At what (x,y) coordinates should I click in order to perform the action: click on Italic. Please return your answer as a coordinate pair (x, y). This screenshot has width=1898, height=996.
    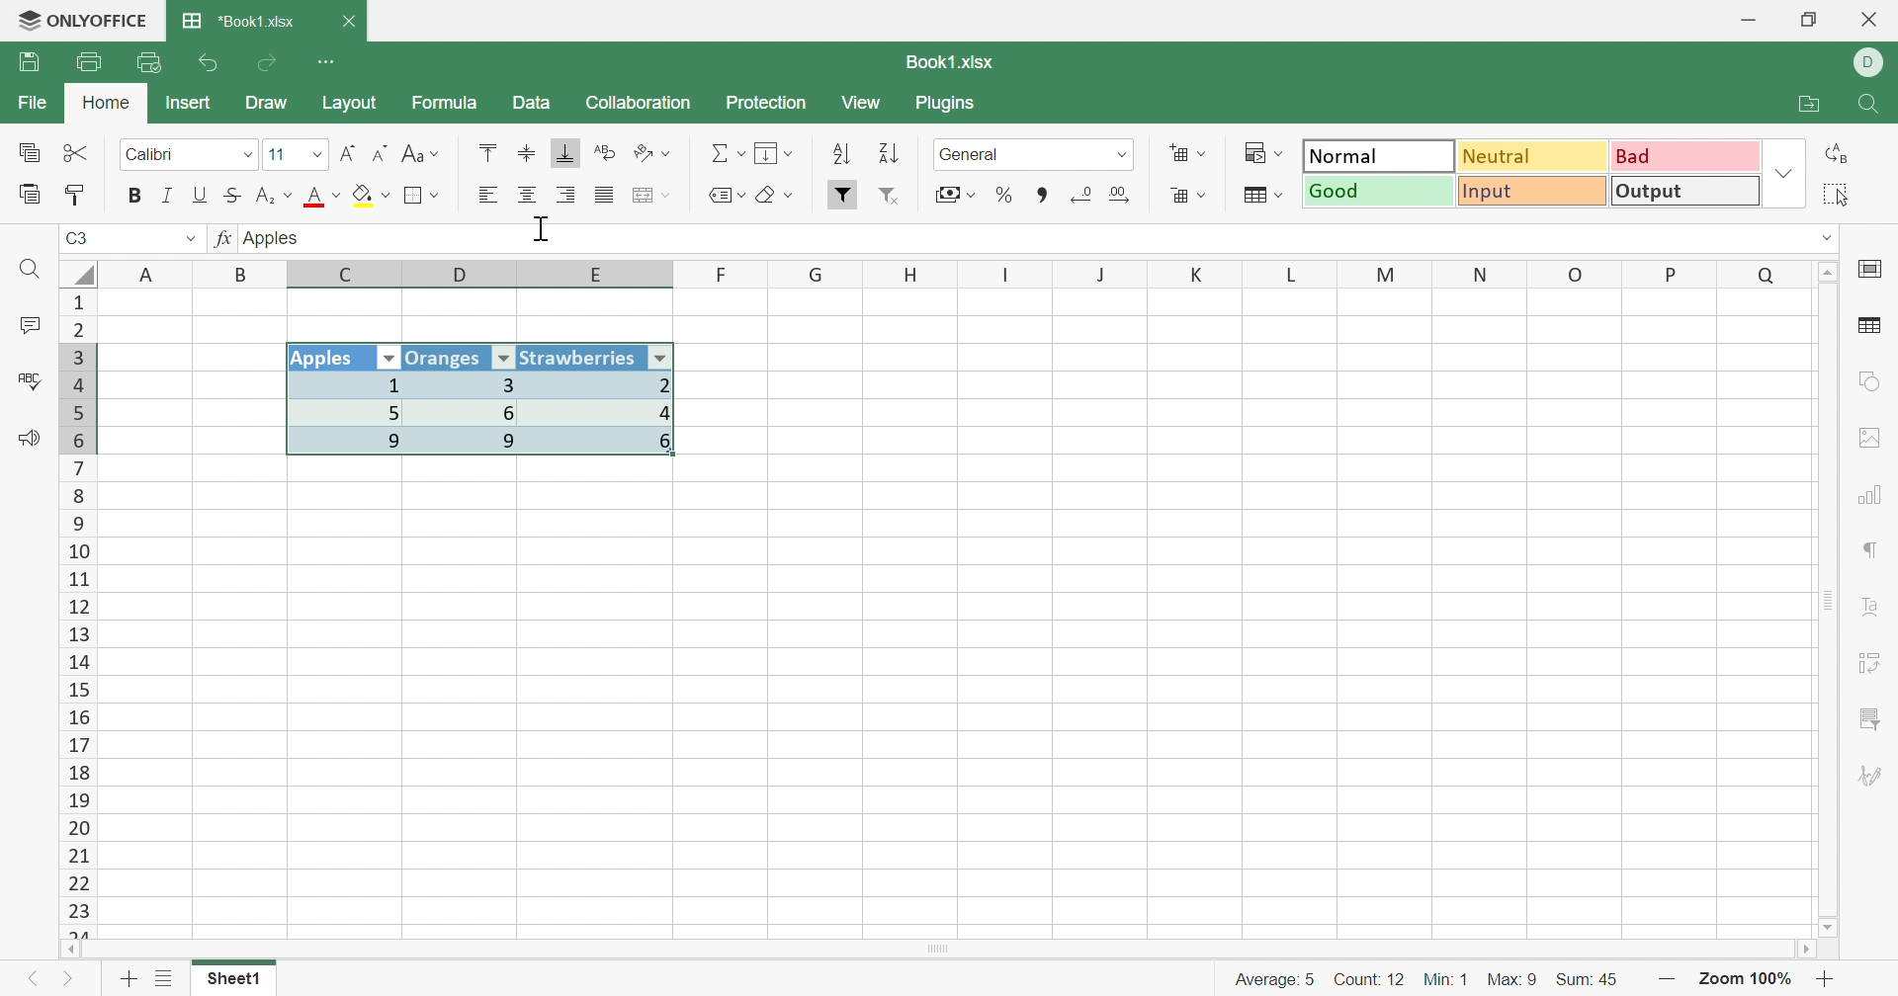
    Looking at the image, I should click on (165, 196).